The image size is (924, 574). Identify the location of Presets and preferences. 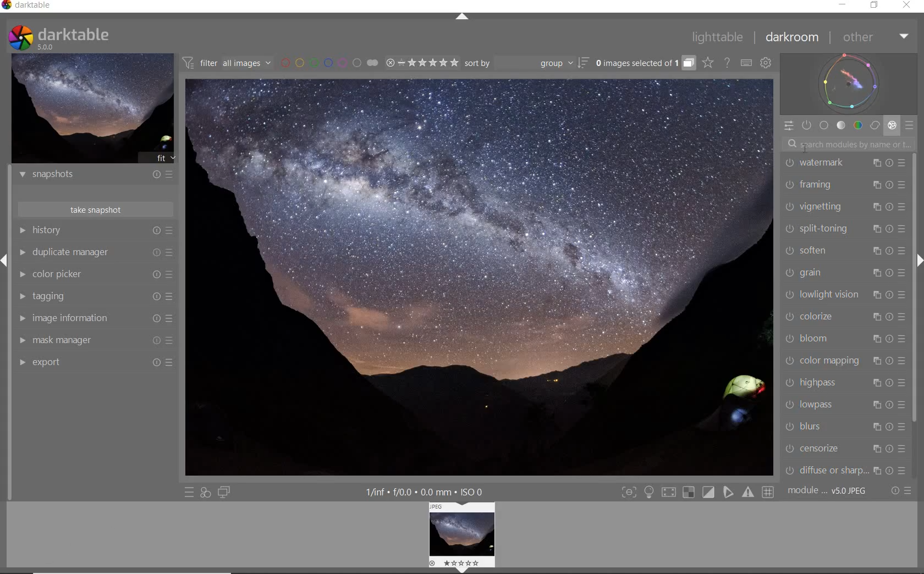
(171, 296).